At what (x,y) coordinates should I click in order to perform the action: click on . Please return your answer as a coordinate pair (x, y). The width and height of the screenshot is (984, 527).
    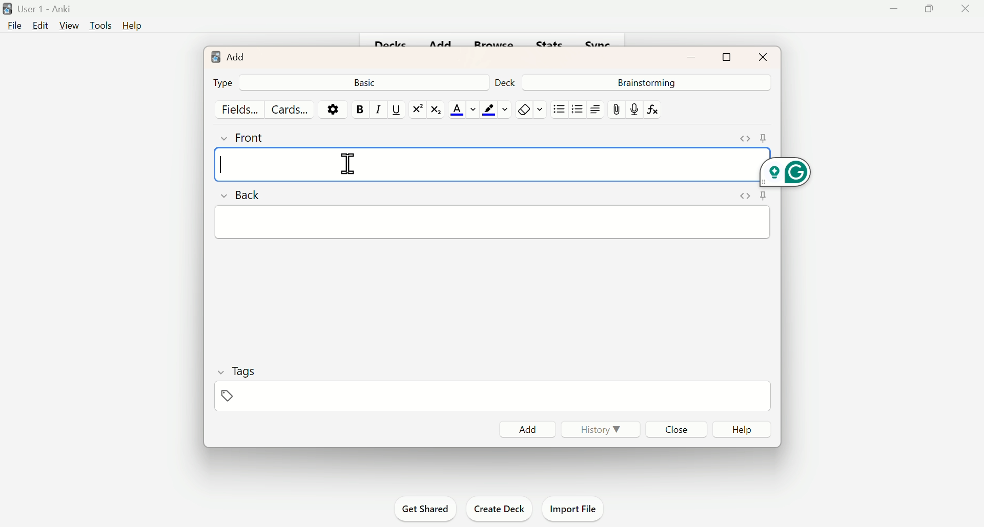
    Looking at the image, I should click on (15, 25).